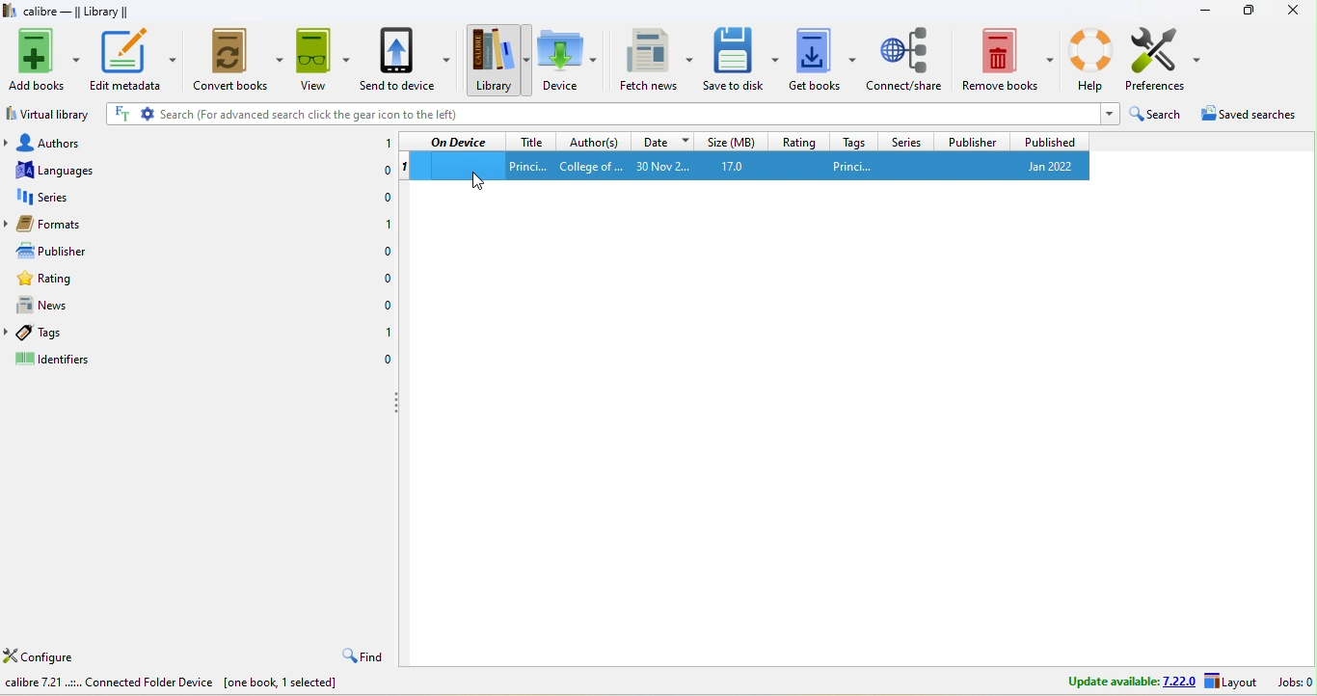 The image size is (1317, 696). I want to click on date, so click(661, 140).